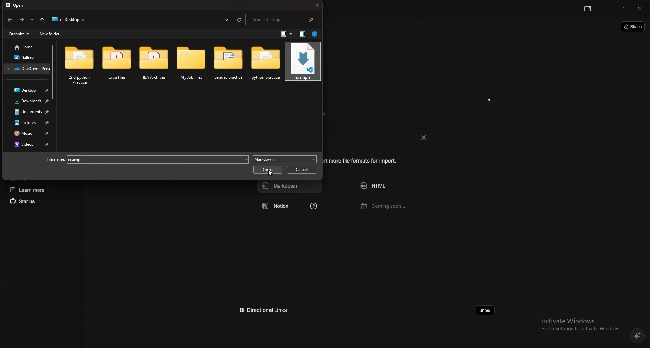  Describe the element at coordinates (389, 186) in the screenshot. I see `html` at that location.